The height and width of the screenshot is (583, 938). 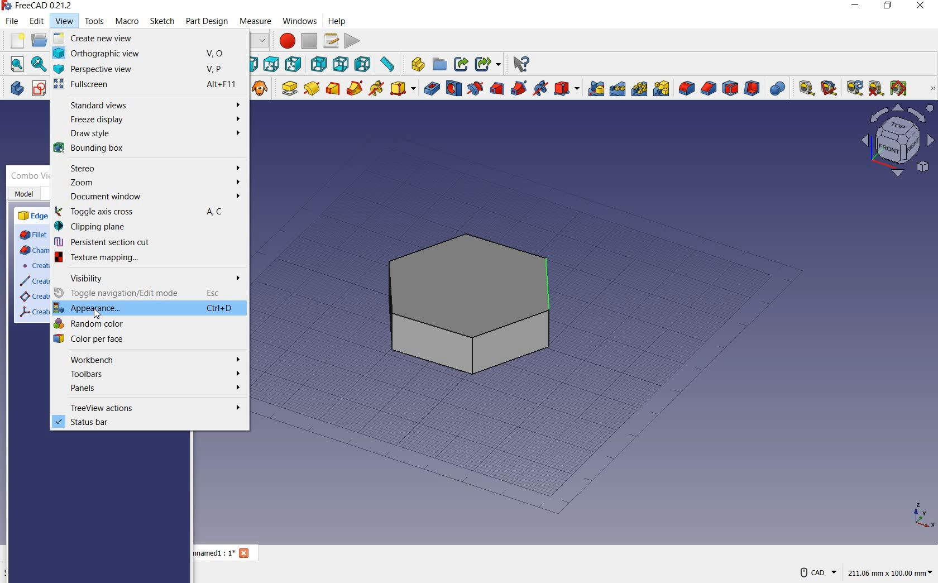 I want to click on bounding box, so click(x=149, y=151).